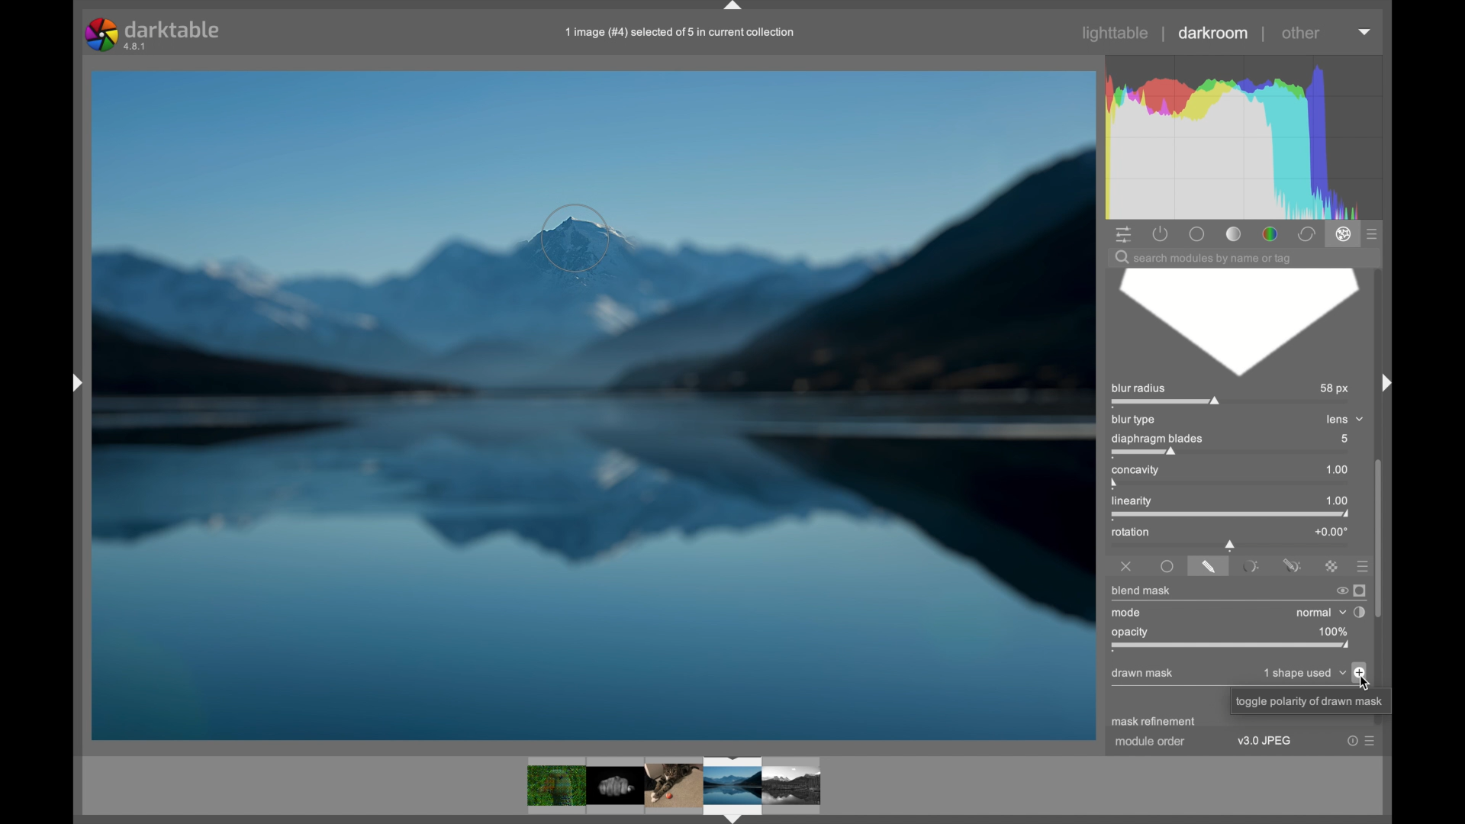 Image resolution: width=1465 pixels, height=824 pixels. I want to click on 1 image (#4) selected of 5 in current collection, so click(680, 30).